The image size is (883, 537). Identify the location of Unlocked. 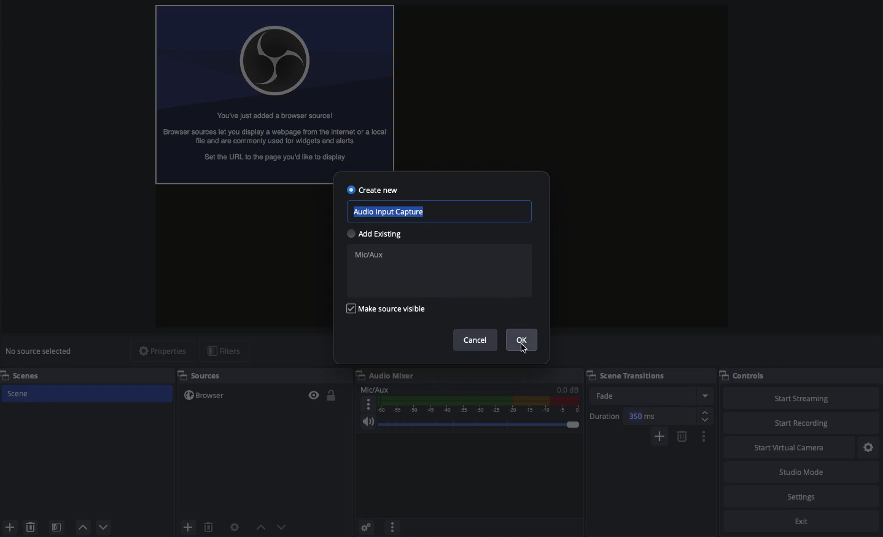
(333, 394).